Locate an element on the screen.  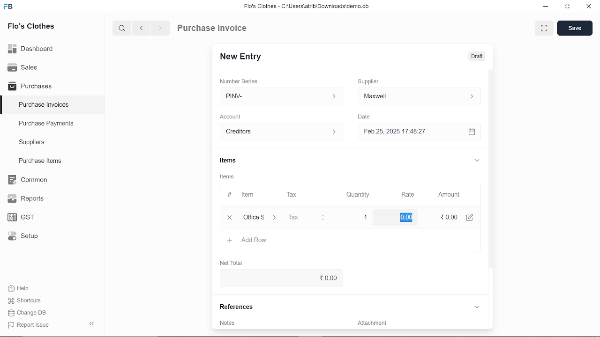
Purchases is located at coordinates (30, 85).